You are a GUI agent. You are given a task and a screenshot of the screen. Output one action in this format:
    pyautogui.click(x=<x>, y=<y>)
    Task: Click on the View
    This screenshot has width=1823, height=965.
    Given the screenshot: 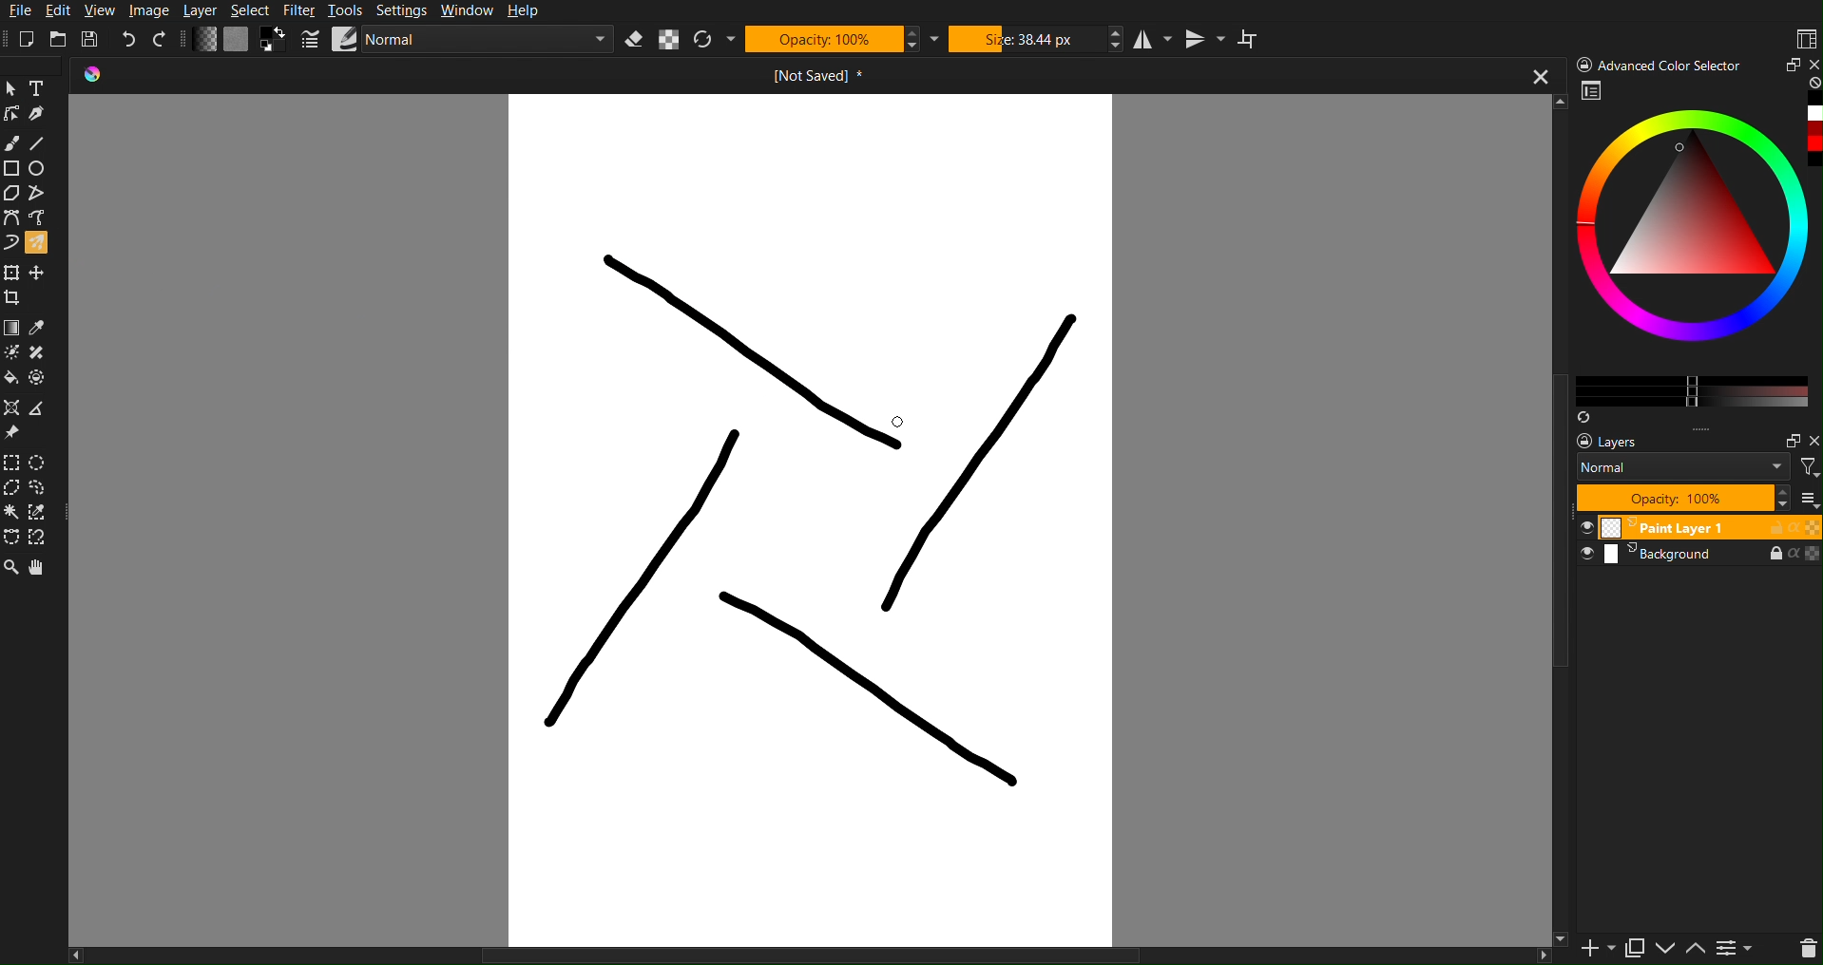 What is the action you would take?
    pyautogui.click(x=101, y=9)
    